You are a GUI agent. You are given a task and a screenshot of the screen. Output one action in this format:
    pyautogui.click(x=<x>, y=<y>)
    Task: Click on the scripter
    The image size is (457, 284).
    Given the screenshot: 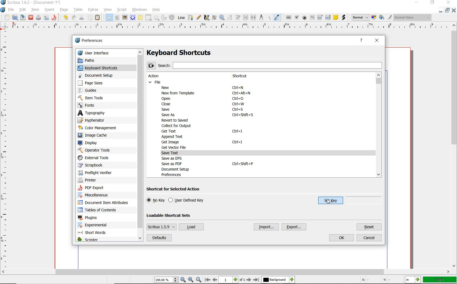 What is the action you would take?
    pyautogui.click(x=88, y=240)
    